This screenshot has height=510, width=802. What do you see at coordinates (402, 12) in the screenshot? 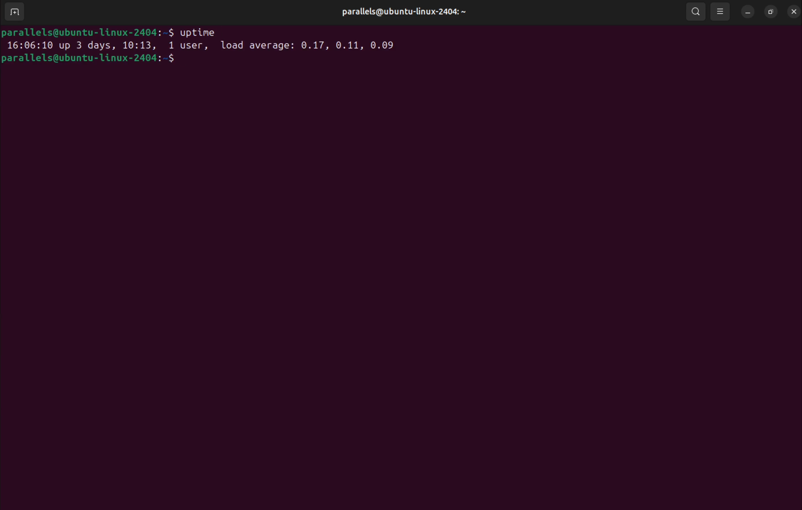
I see `parallels ubuntu linux profile` at bounding box center [402, 12].